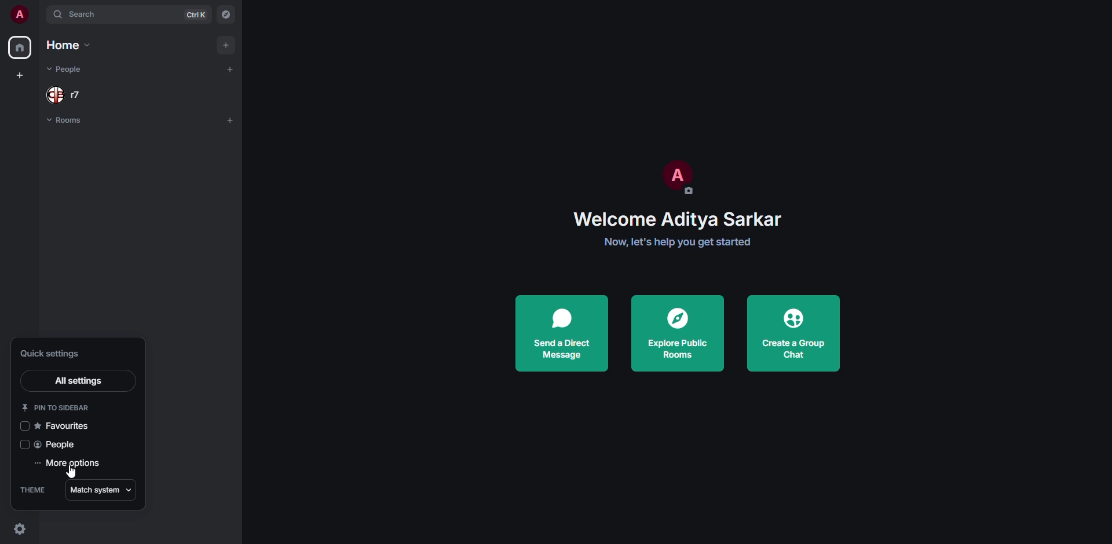  What do you see at coordinates (682, 242) in the screenshot?
I see `Now, let's help you get started` at bounding box center [682, 242].